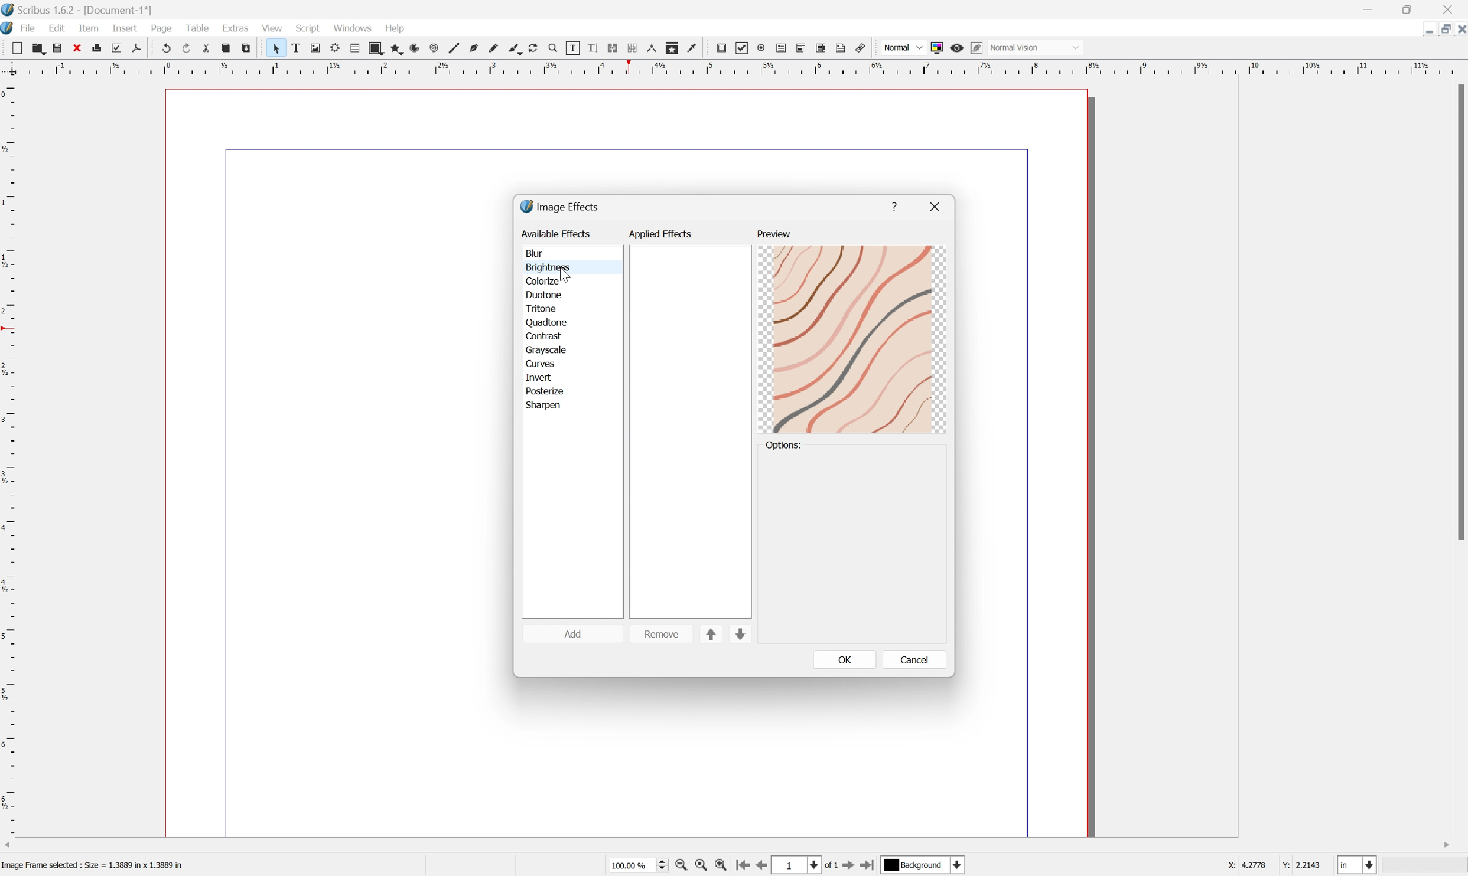 The image size is (1468, 876). Describe the element at coordinates (1359, 865) in the screenshot. I see `select current unit` at that location.